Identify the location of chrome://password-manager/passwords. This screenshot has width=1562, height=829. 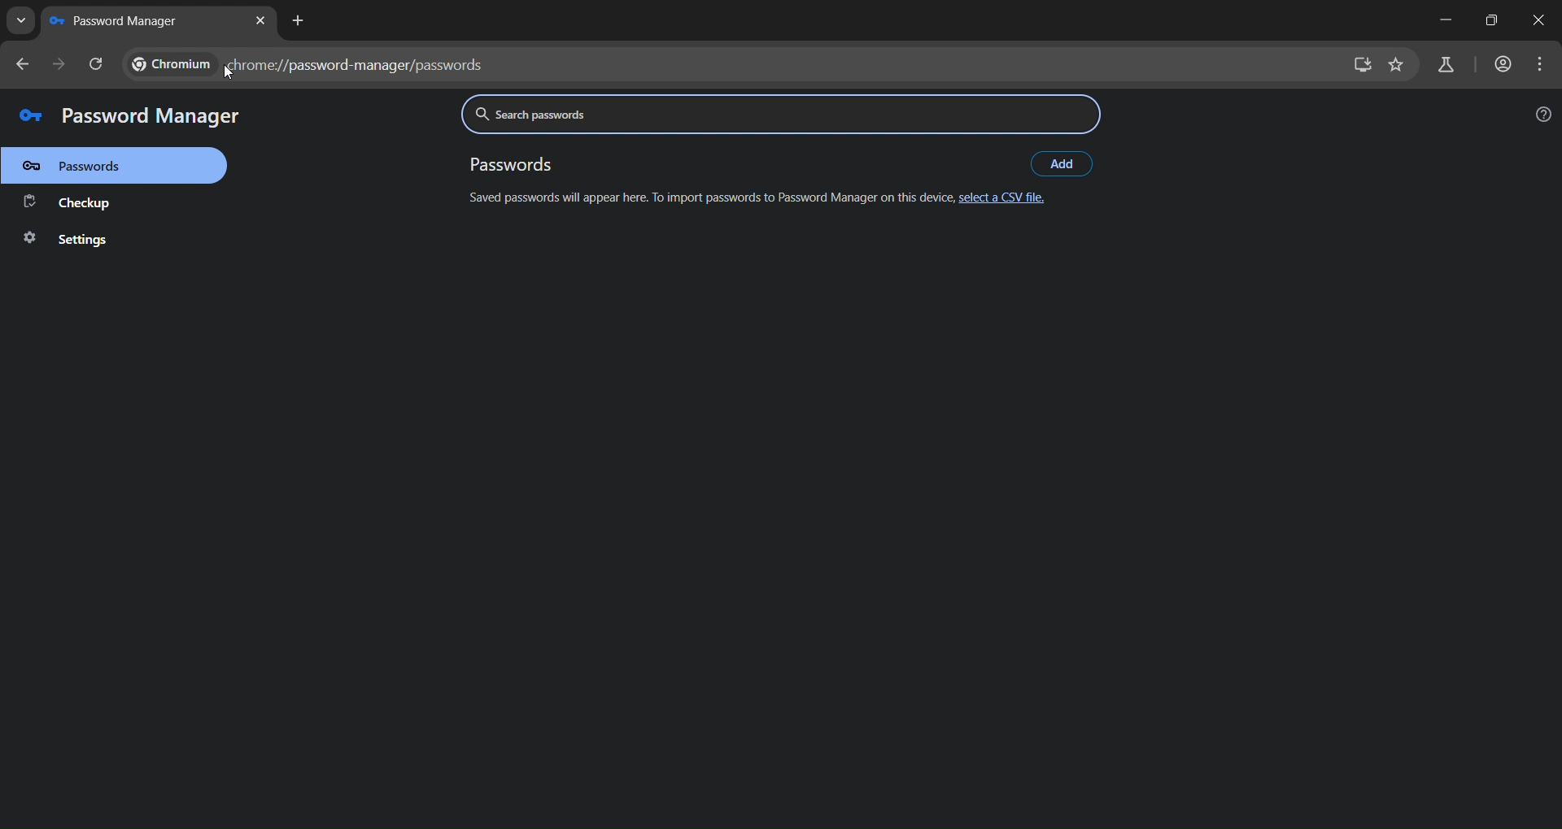
(306, 67).